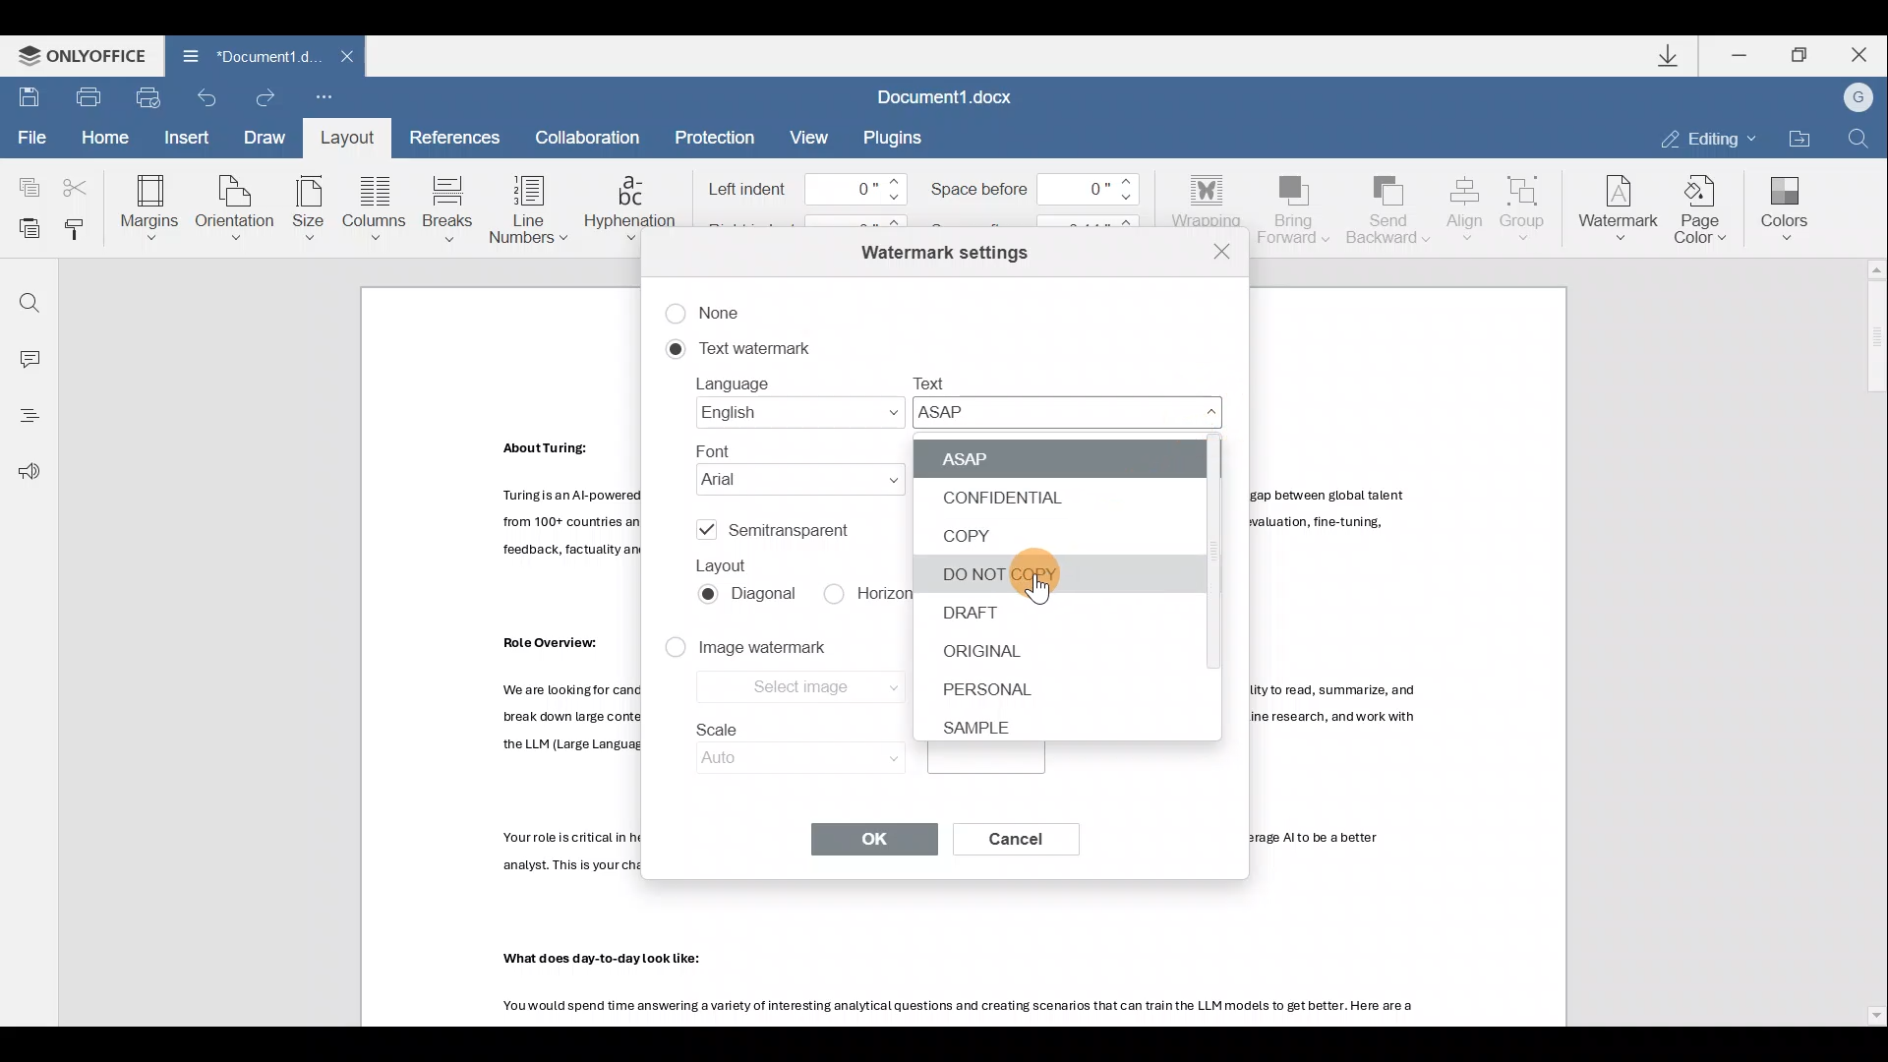  I want to click on Scale, so click(787, 746).